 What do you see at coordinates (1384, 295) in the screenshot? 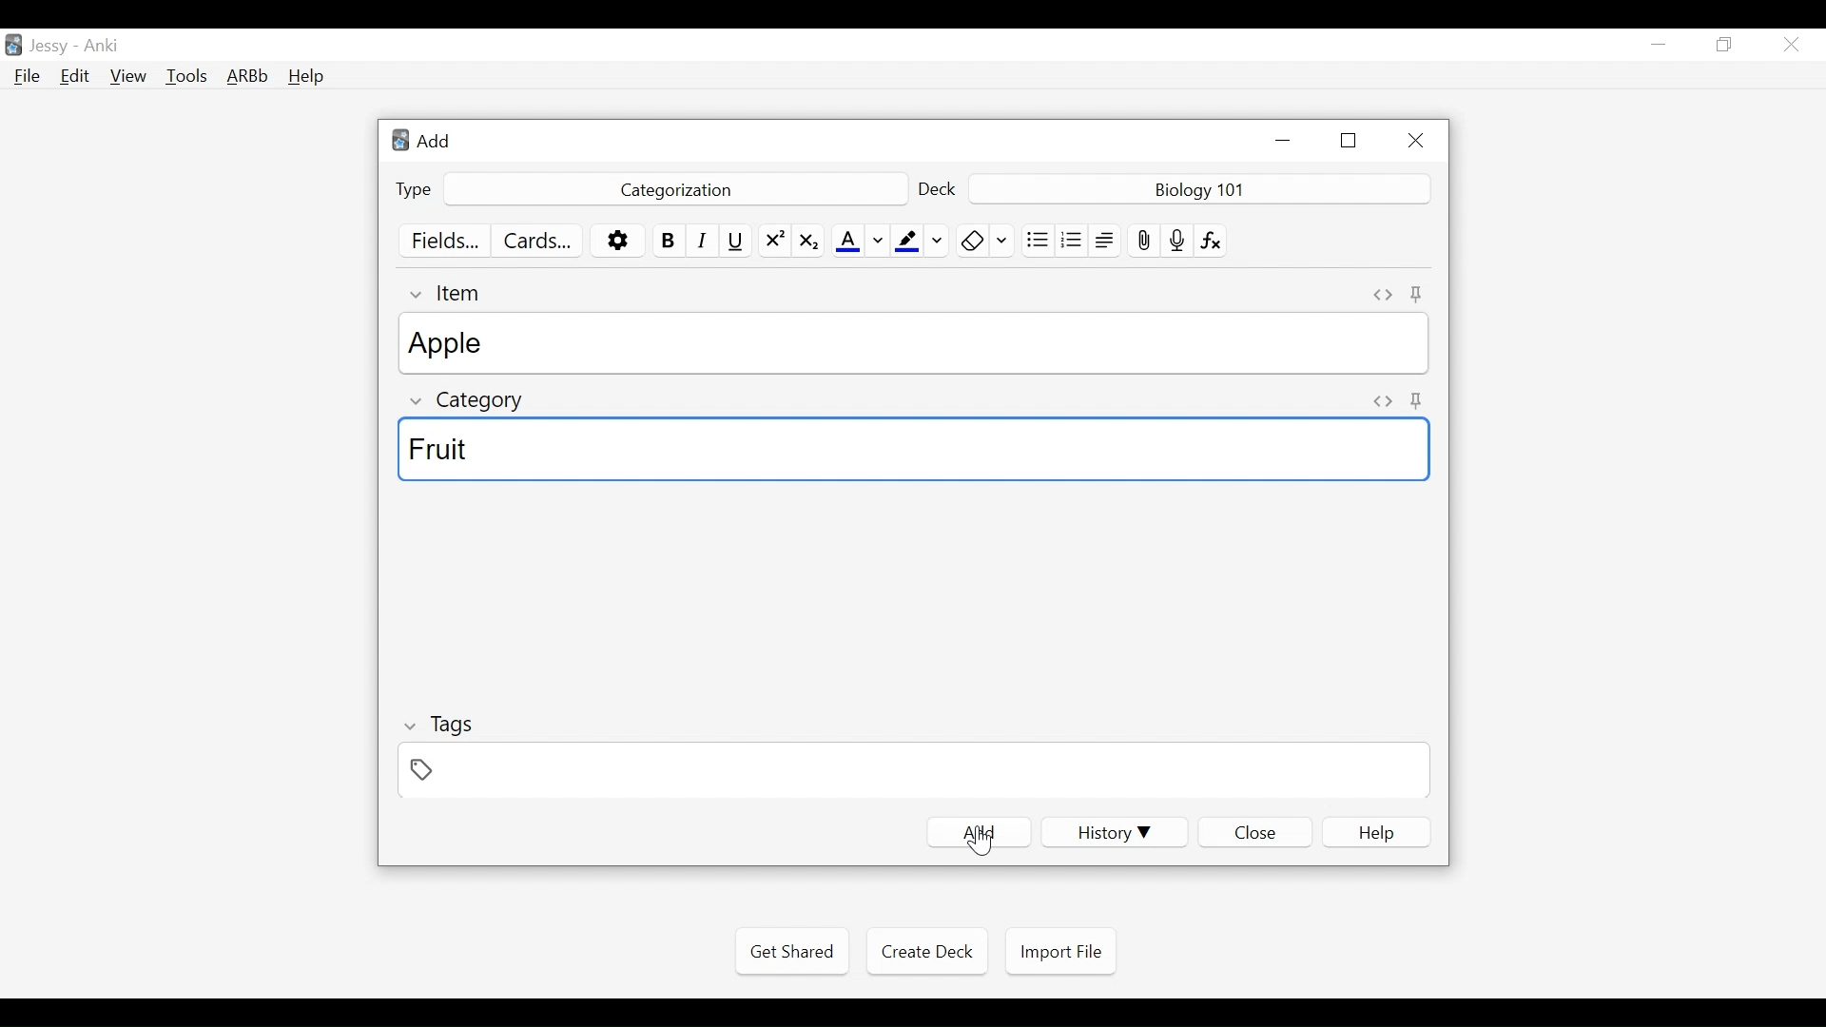
I see `Toggle HTML Editor` at bounding box center [1384, 295].